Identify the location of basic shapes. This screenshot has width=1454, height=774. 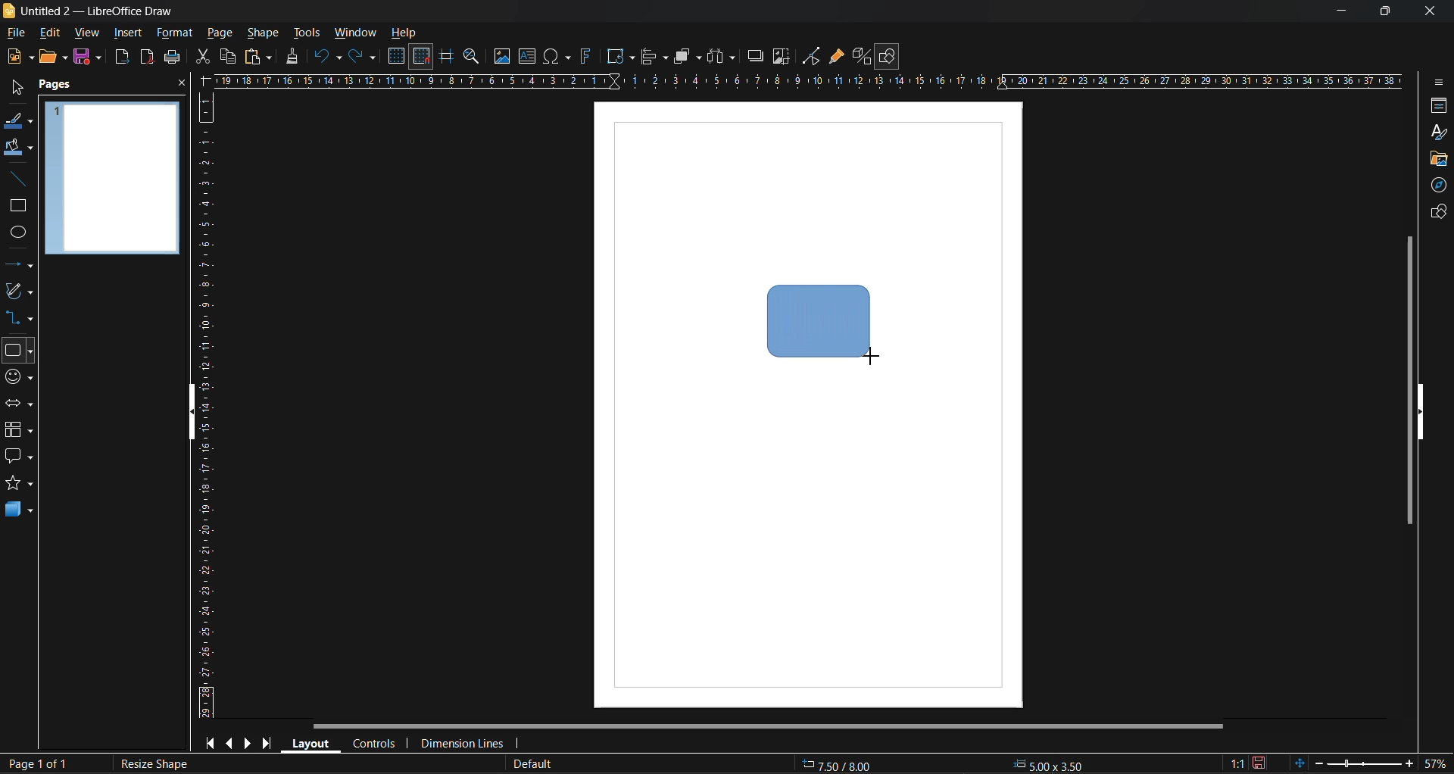
(17, 351).